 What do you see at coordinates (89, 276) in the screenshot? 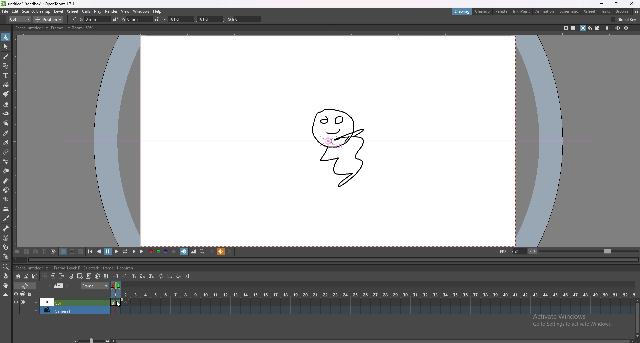
I see `duplicate drawing` at bounding box center [89, 276].